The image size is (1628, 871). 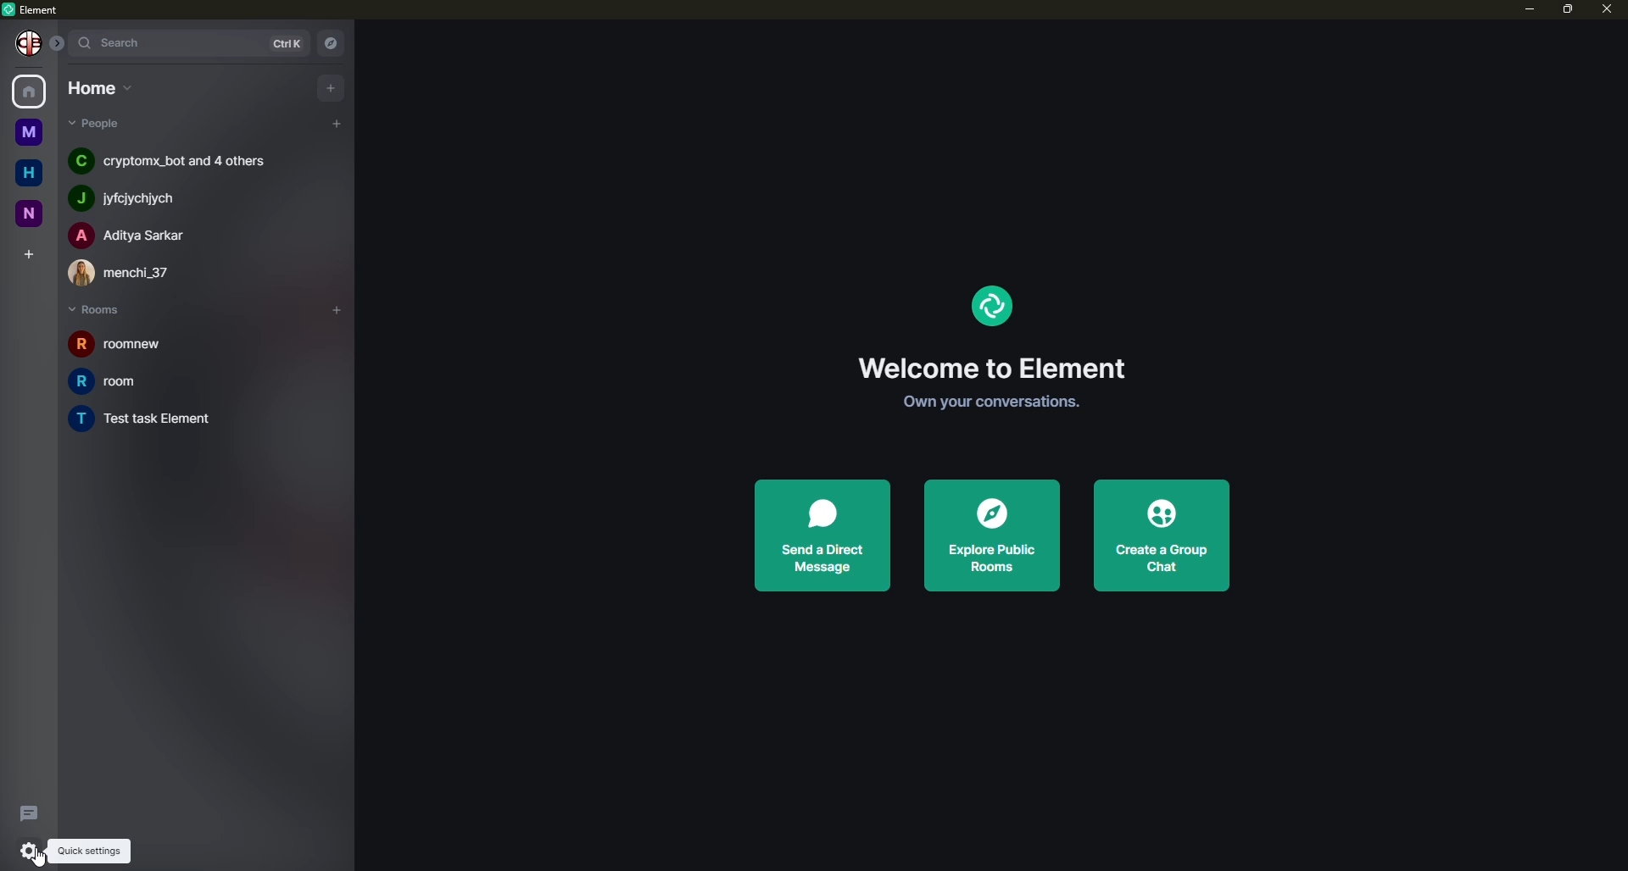 What do you see at coordinates (1519, 10) in the screenshot?
I see `minimize` at bounding box center [1519, 10].